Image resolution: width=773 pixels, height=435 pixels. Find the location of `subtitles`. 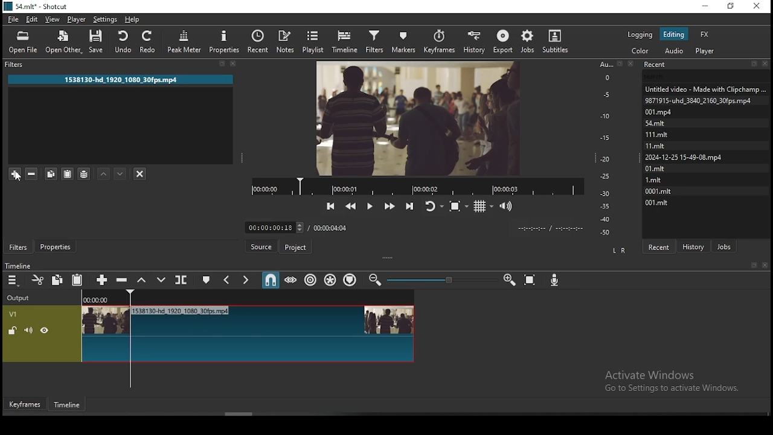

subtitles is located at coordinates (556, 42).